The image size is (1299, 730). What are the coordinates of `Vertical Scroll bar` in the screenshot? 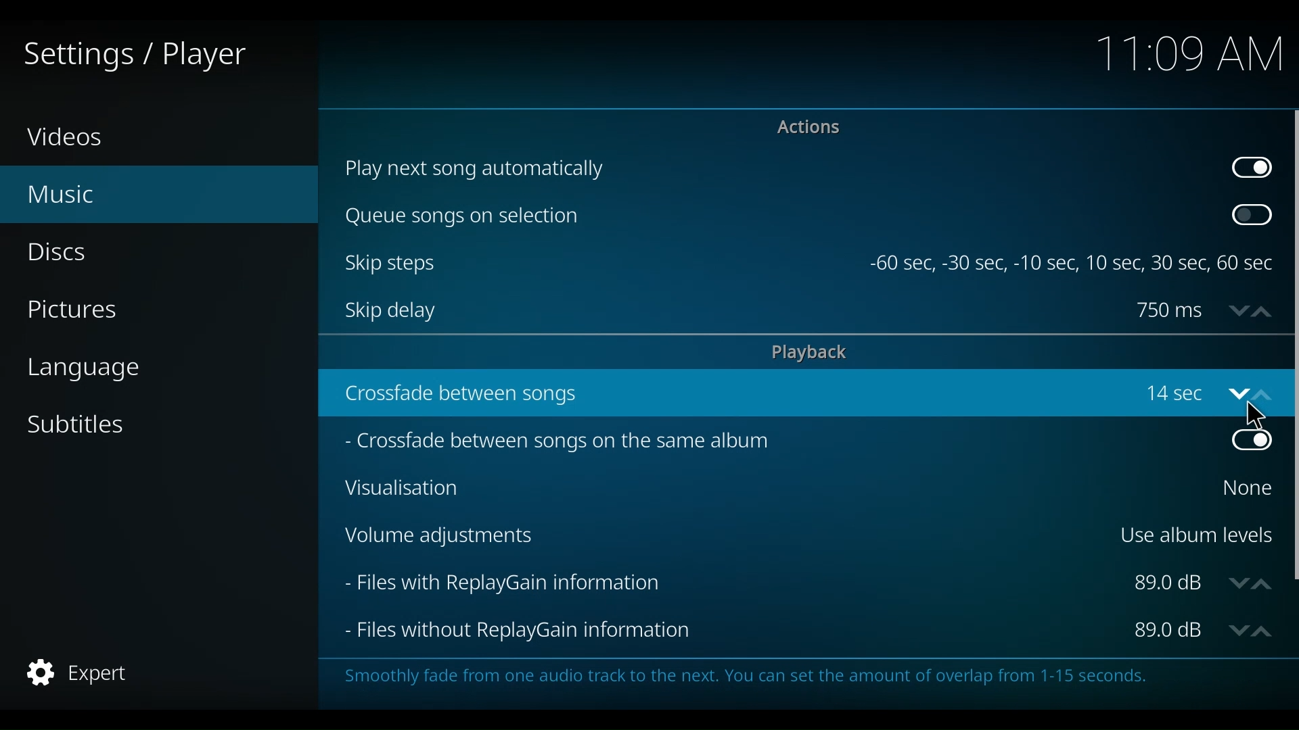 It's located at (1291, 344).